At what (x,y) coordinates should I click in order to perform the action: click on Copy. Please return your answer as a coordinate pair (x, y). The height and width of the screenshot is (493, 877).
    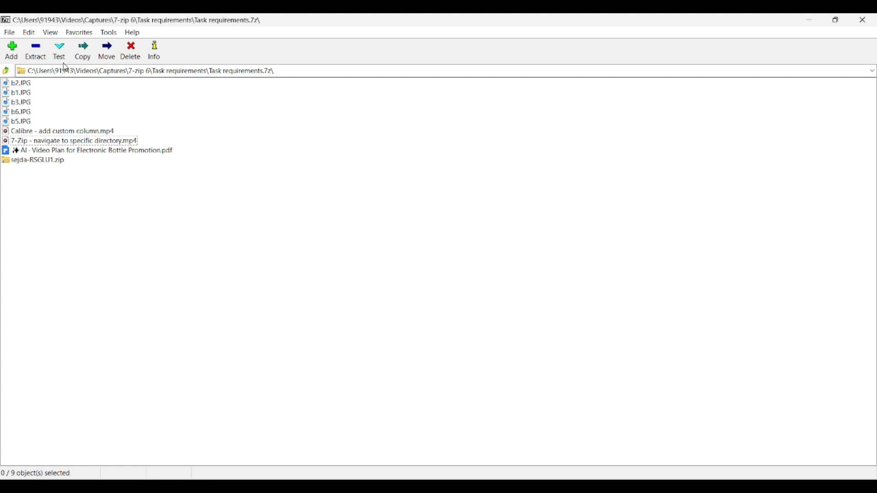
    Looking at the image, I should click on (83, 51).